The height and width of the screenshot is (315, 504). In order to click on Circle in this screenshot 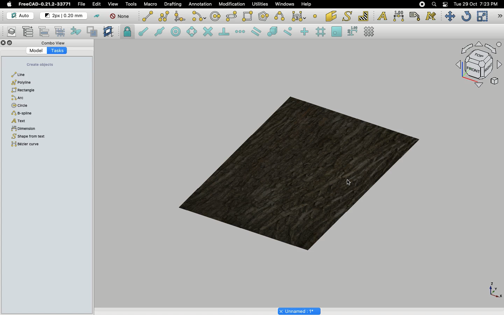, I will do `click(215, 16)`.